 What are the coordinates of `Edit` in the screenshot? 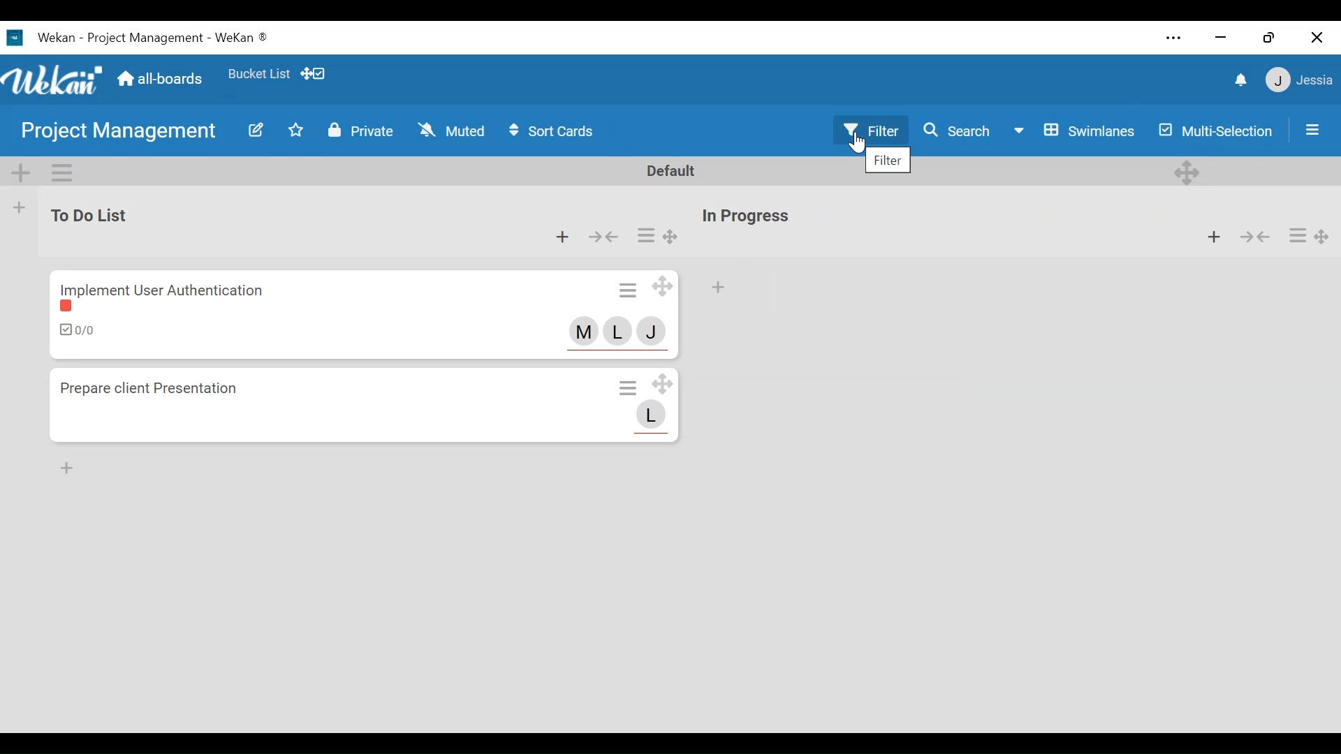 It's located at (256, 129).